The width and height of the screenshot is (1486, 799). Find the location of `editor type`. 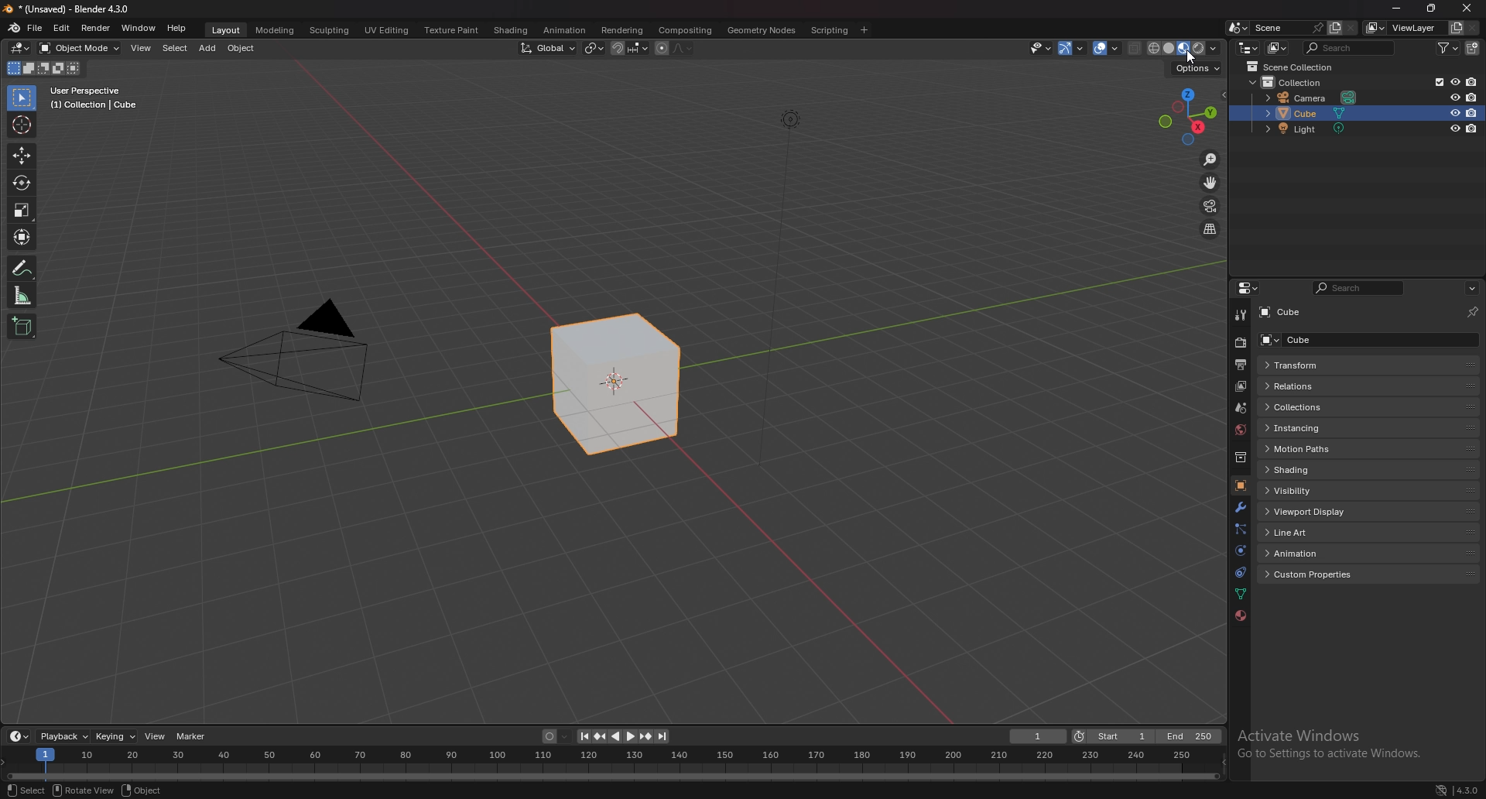

editor type is located at coordinates (1250, 288).